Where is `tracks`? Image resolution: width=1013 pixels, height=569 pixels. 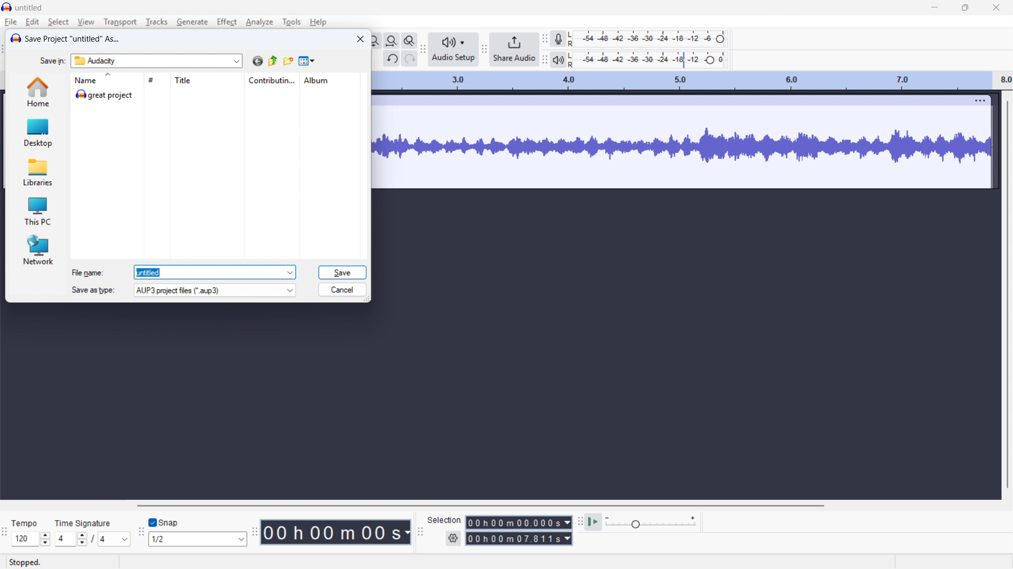 tracks is located at coordinates (156, 22).